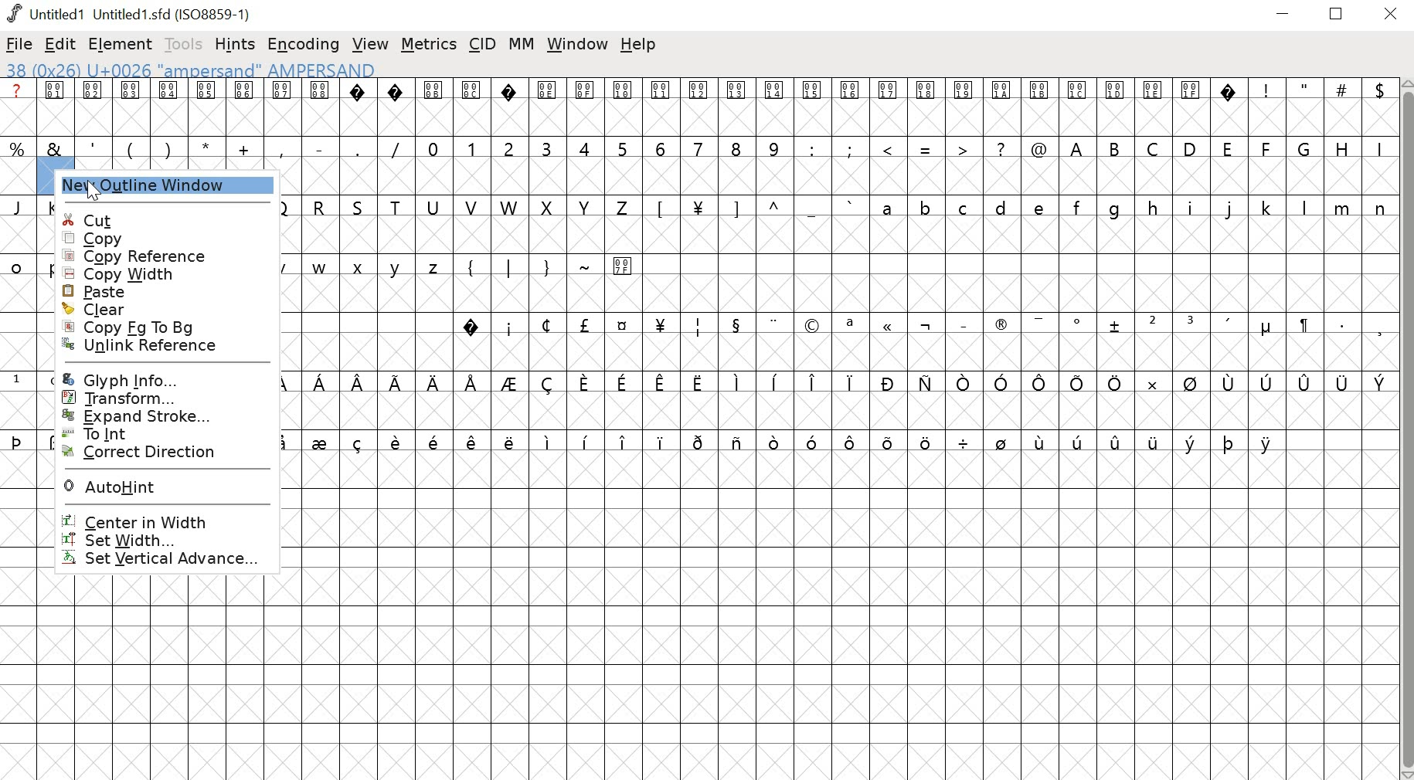 The image size is (1414, 780). Describe the element at coordinates (1042, 207) in the screenshot. I see `e` at that location.